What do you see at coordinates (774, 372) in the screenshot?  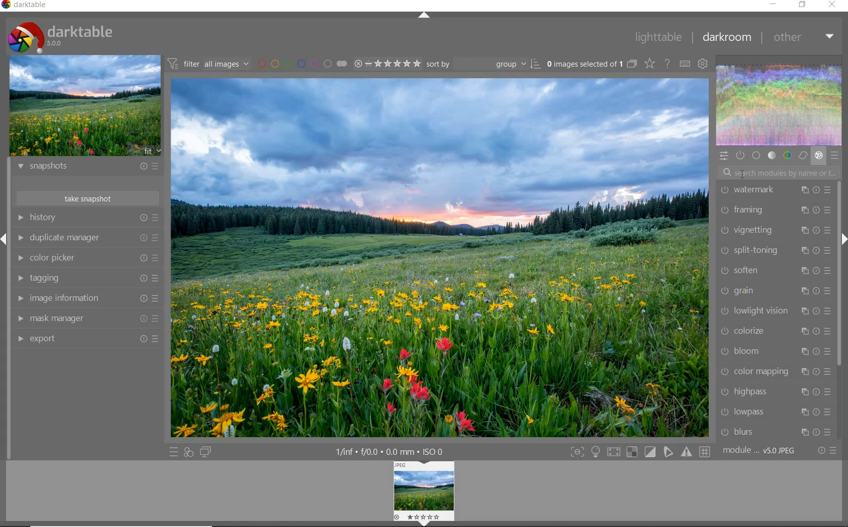 I see `color mapping` at bounding box center [774, 372].